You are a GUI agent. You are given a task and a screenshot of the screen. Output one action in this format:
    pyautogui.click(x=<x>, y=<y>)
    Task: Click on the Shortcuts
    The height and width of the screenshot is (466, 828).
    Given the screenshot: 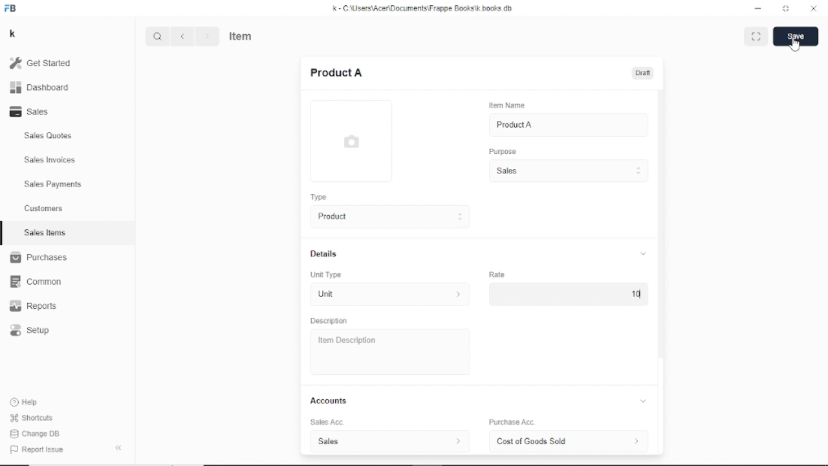 What is the action you would take?
    pyautogui.click(x=33, y=419)
    